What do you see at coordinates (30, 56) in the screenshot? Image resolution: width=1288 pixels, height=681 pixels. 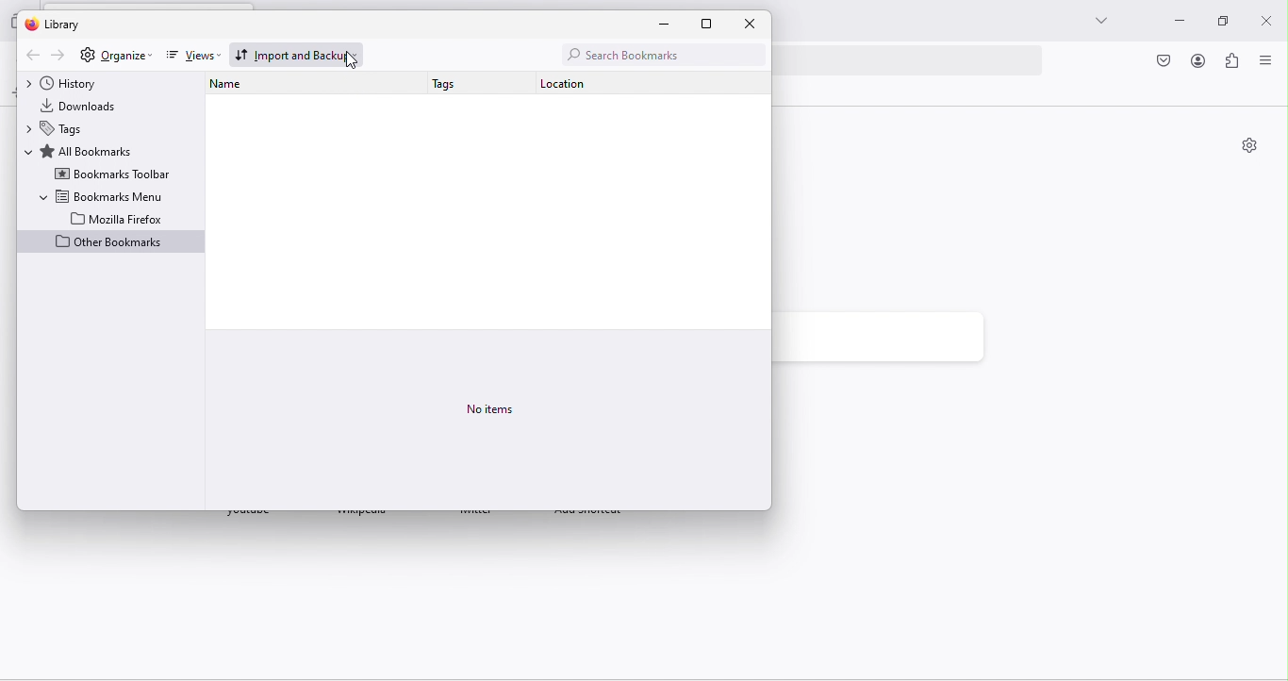 I see `back` at bounding box center [30, 56].